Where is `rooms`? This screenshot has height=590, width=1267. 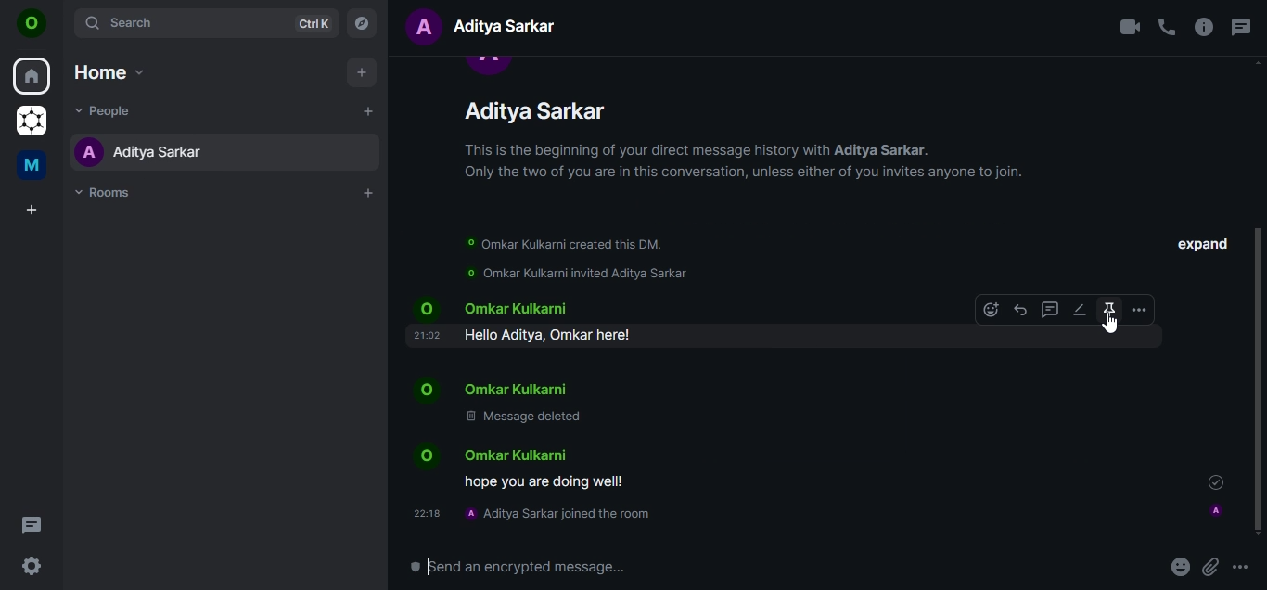
rooms is located at coordinates (111, 194).